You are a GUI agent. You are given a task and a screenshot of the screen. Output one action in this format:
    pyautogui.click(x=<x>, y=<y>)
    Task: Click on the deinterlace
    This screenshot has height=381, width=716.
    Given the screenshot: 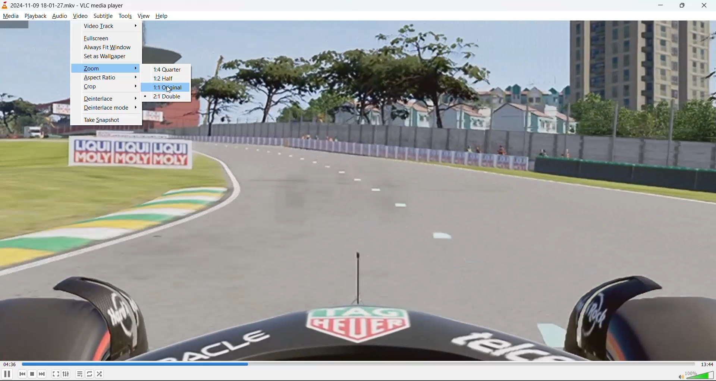 What is the action you would take?
    pyautogui.click(x=100, y=98)
    